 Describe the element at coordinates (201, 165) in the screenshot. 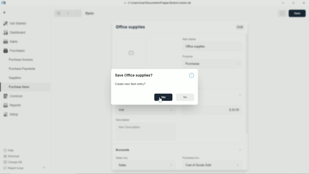

I see `cost of goods sold` at that location.